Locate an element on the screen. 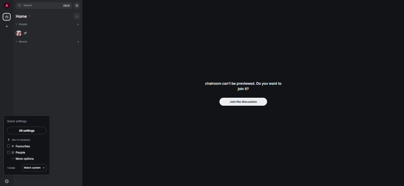 The height and width of the screenshot is (186, 404). search is located at coordinates (28, 6).